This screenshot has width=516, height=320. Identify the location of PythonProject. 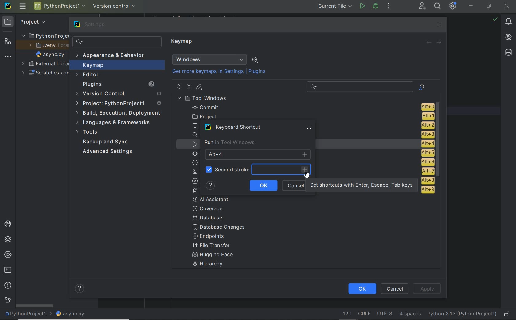
(45, 36).